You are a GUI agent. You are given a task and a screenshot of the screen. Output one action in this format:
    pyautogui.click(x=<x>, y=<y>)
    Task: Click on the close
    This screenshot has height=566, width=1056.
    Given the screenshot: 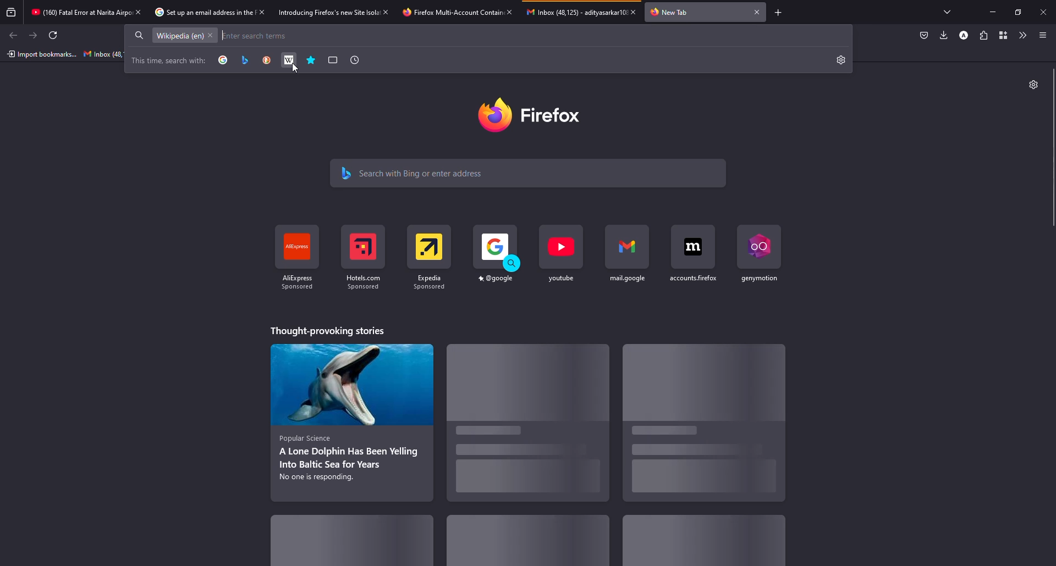 What is the action you would take?
    pyautogui.click(x=211, y=36)
    